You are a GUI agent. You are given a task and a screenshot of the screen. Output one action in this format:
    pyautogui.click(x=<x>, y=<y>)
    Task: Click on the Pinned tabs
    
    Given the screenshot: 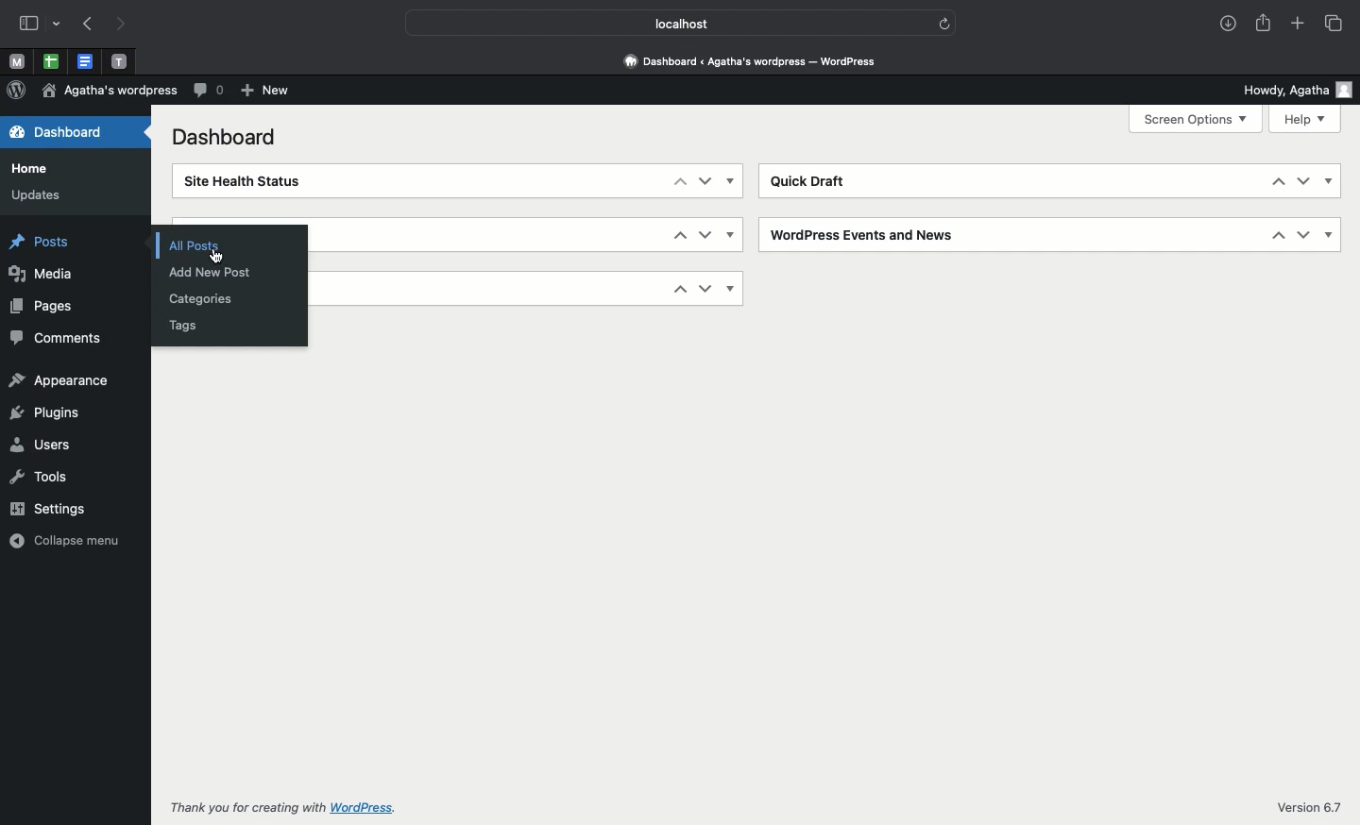 What is the action you would take?
    pyautogui.click(x=86, y=61)
    